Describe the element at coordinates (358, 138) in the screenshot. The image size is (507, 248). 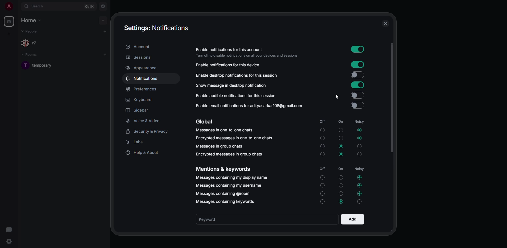
I see `selected` at that location.